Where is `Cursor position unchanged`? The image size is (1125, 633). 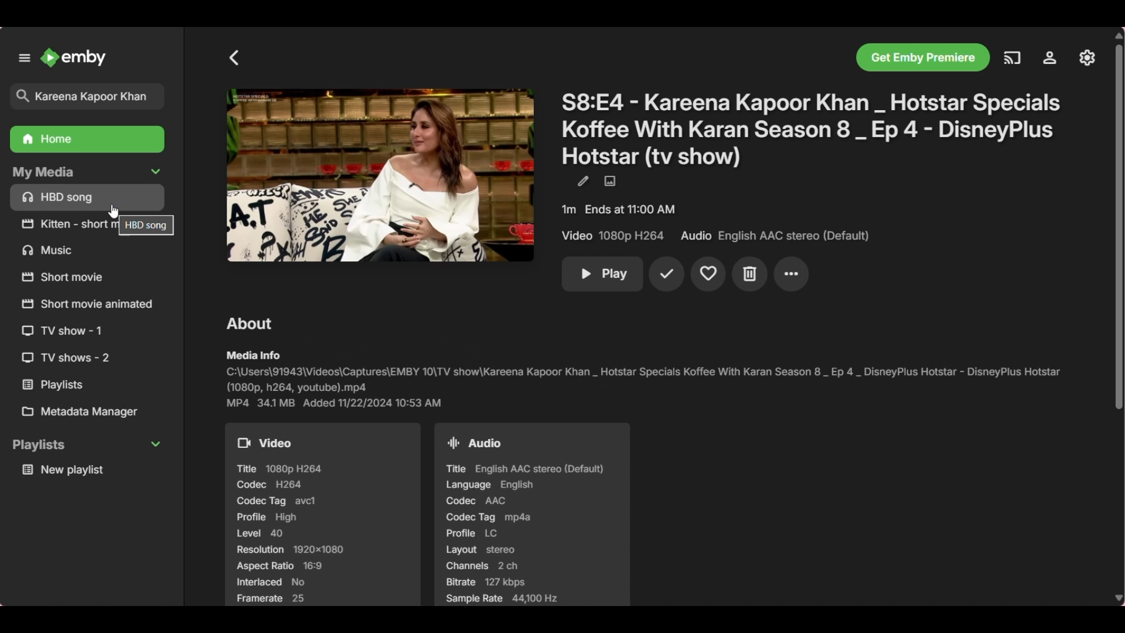
Cursor position unchanged is located at coordinates (114, 211).